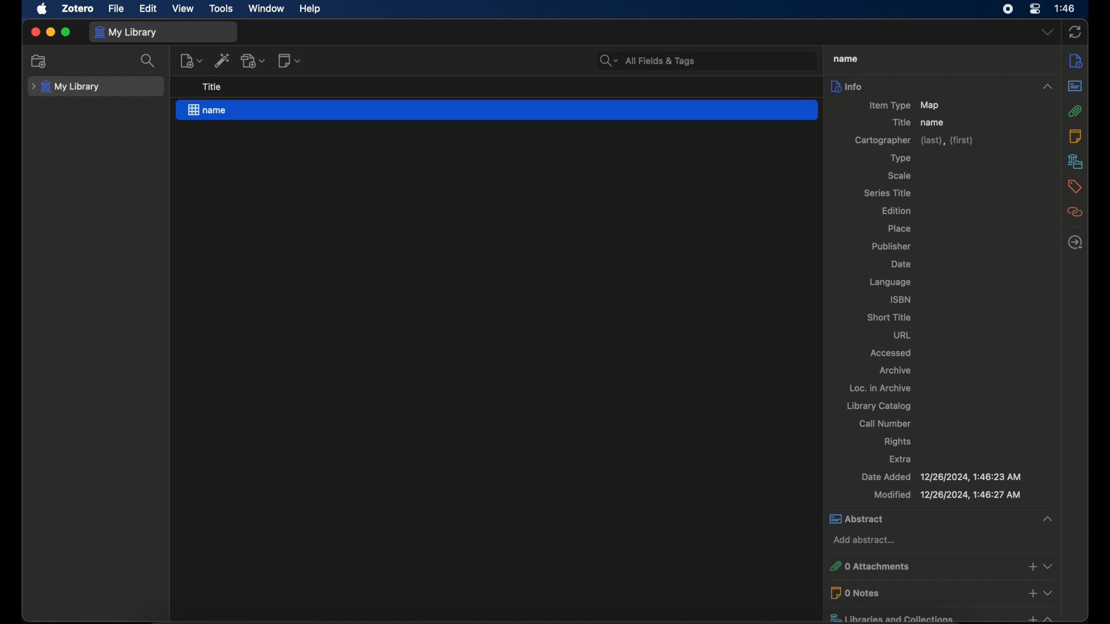 The height and width of the screenshot is (624, 1110). I want to click on All Fields & Tags, so click(705, 60).